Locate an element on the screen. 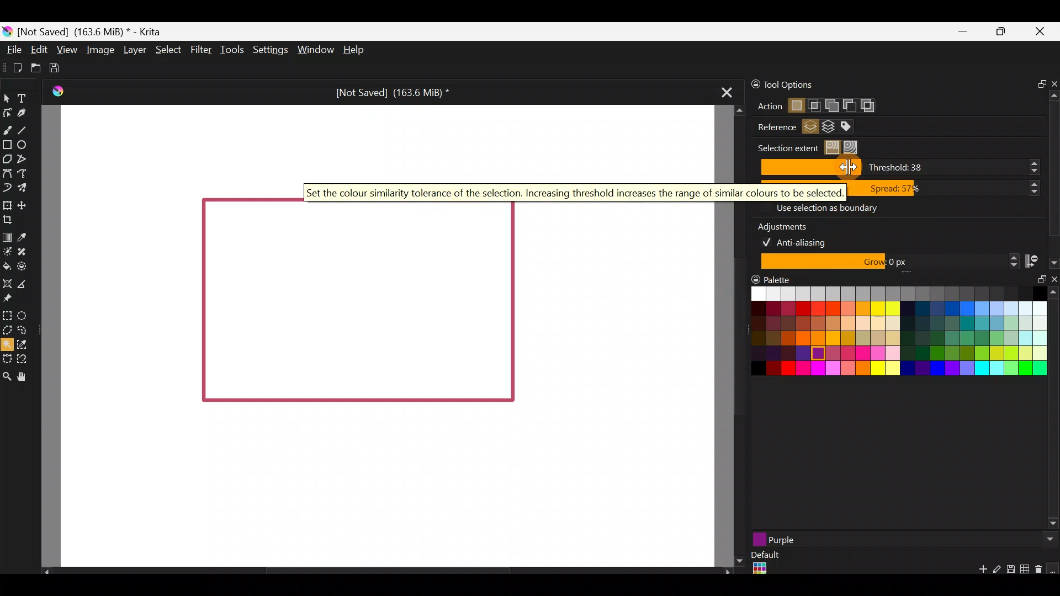 The height and width of the screenshot is (596, 1060). Use selection as boundary is located at coordinates (826, 207).